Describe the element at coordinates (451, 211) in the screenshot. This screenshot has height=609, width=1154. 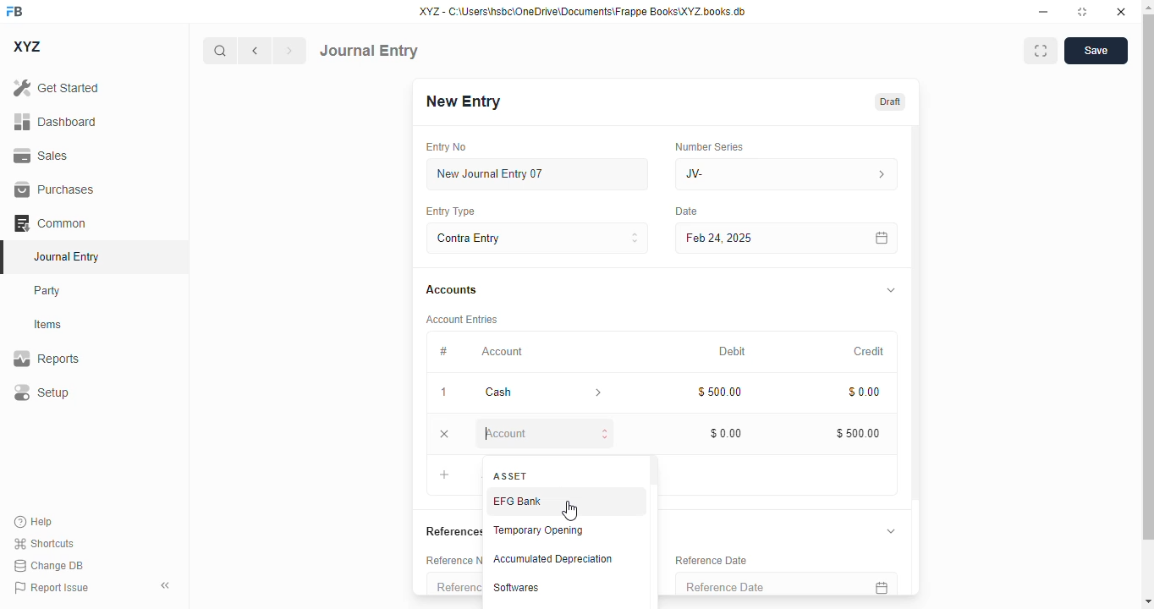
I see `entry type` at that location.